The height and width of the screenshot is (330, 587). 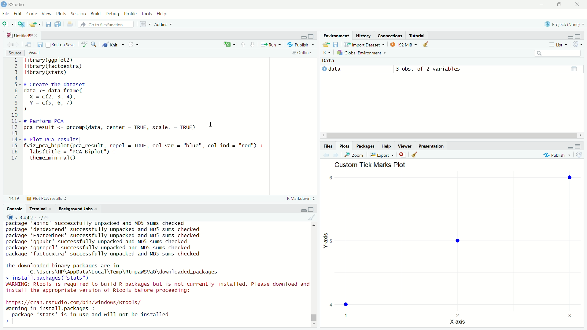 I want to click on profile, so click(x=131, y=14).